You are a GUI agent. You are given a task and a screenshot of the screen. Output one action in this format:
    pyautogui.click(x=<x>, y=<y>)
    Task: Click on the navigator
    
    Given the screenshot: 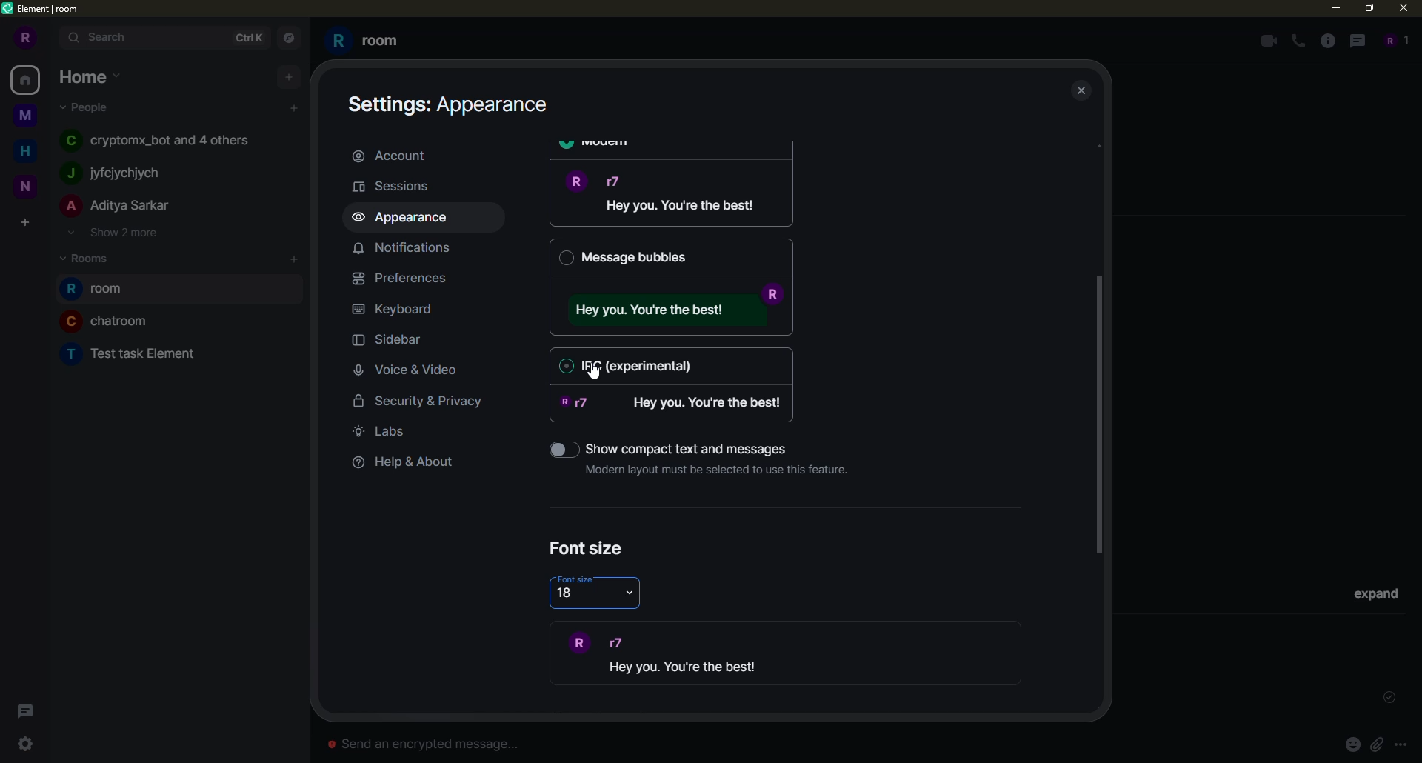 What is the action you would take?
    pyautogui.click(x=287, y=39)
    